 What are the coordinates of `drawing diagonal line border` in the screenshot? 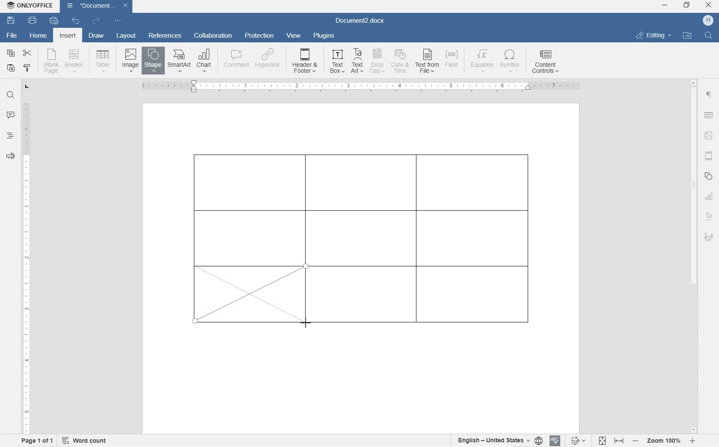 It's located at (250, 295).